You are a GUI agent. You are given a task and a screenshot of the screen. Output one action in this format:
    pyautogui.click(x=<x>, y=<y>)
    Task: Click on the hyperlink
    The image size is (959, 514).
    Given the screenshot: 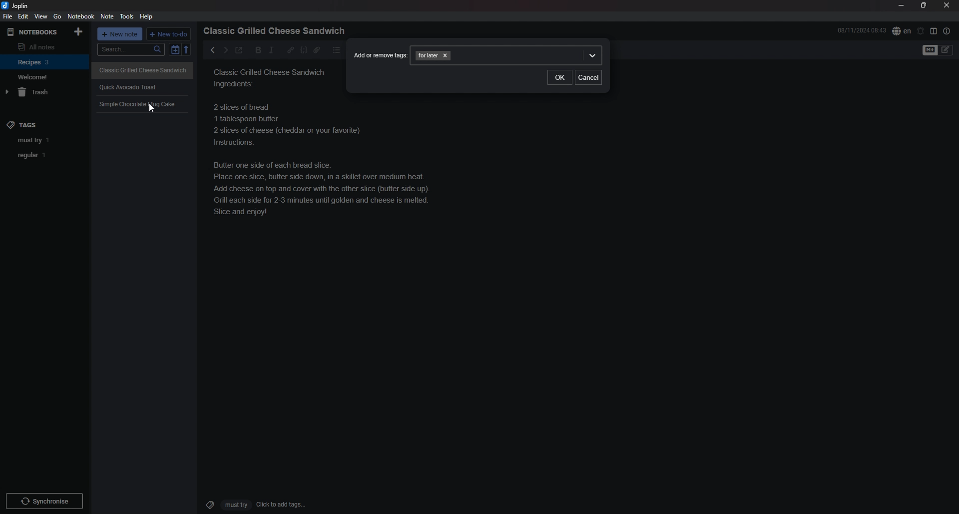 What is the action you would take?
    pyautogui.click(x=291, y=49)
    